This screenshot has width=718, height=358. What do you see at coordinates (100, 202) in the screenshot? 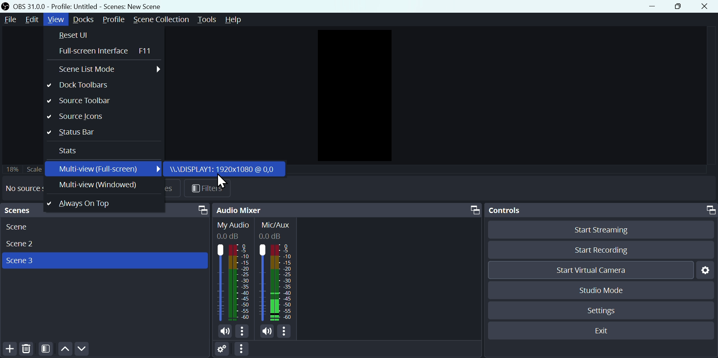
I see `Always on top` at bounding box center [100, 202].